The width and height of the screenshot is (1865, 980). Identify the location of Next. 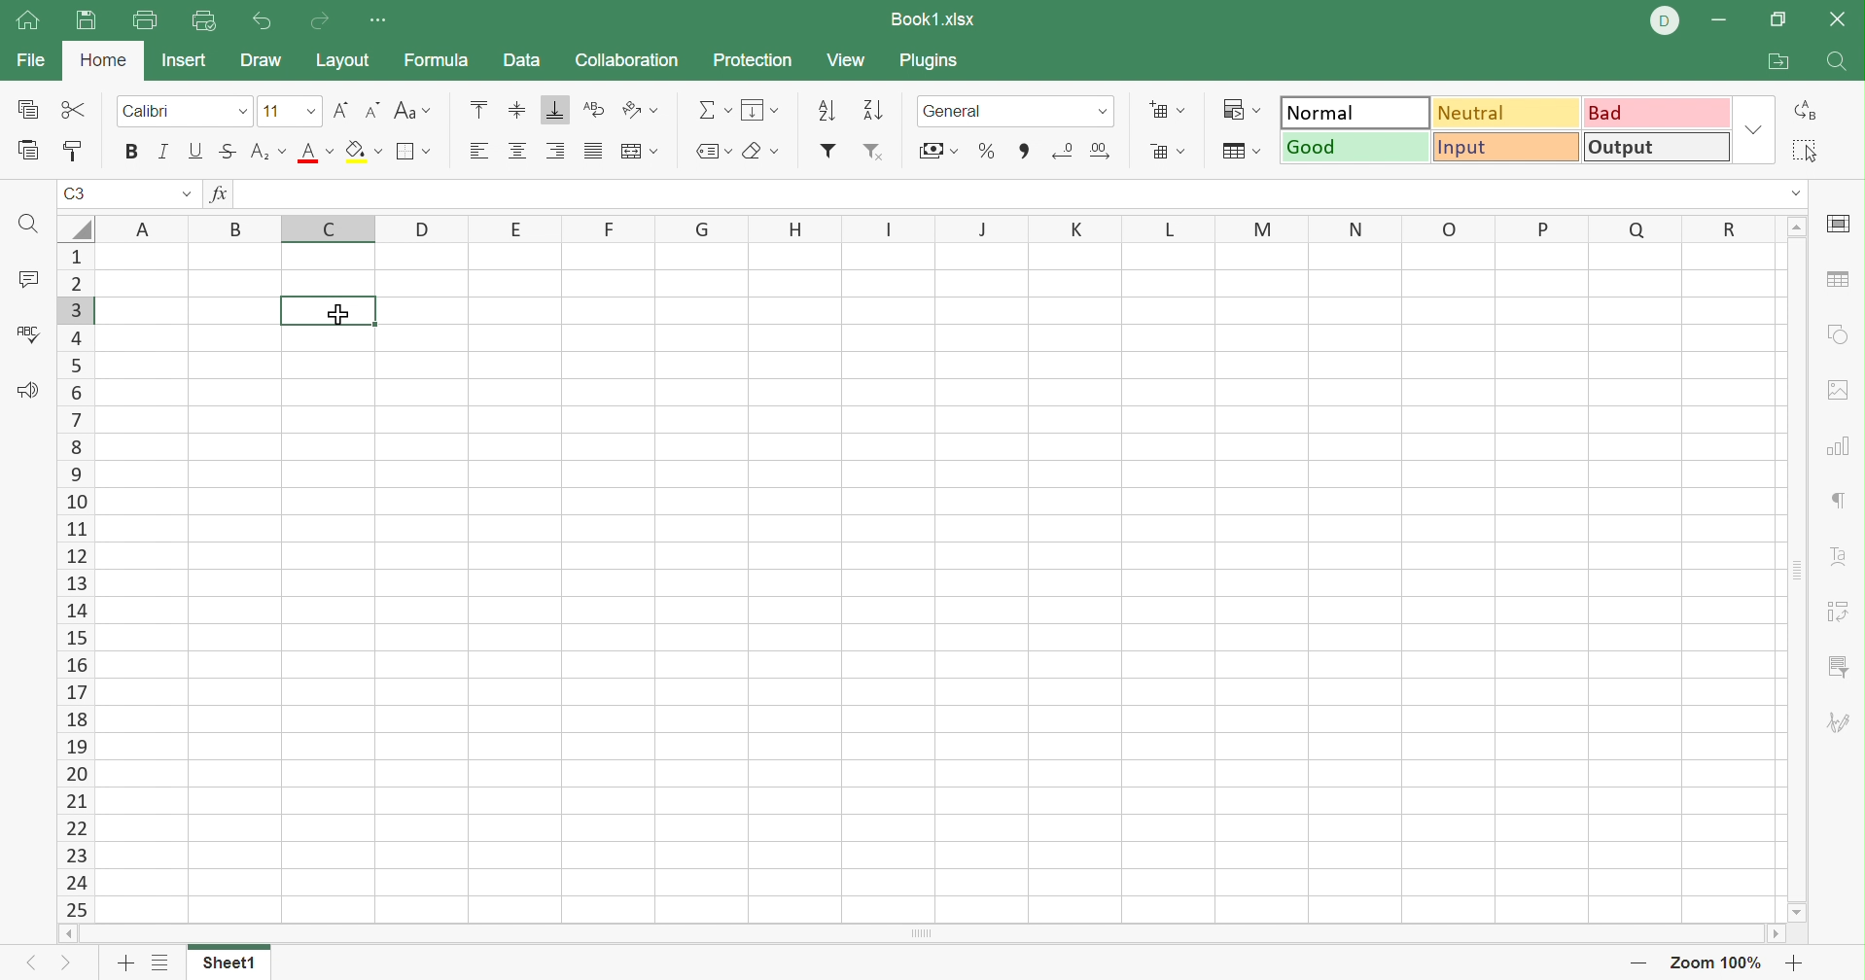
(68, 962).